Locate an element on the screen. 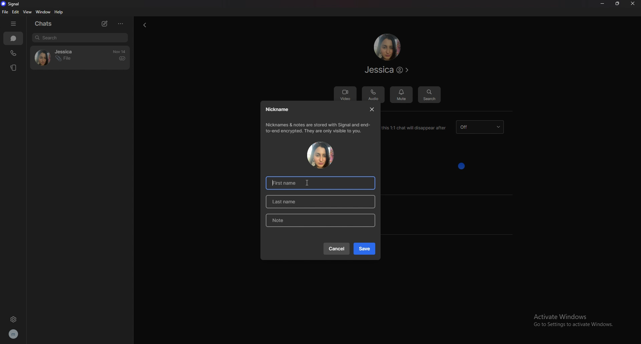 Image resolution: width=641 pixels, height=344 pixels. view is located at coordinates (28, 12).